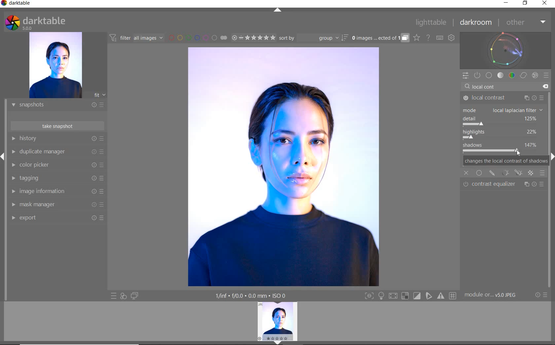 The image size is (555, 345). Describe the element at coordinates (478, 76) in the screenshot. I see `SHOW ONLY ACTIVE MODULES` at that location.